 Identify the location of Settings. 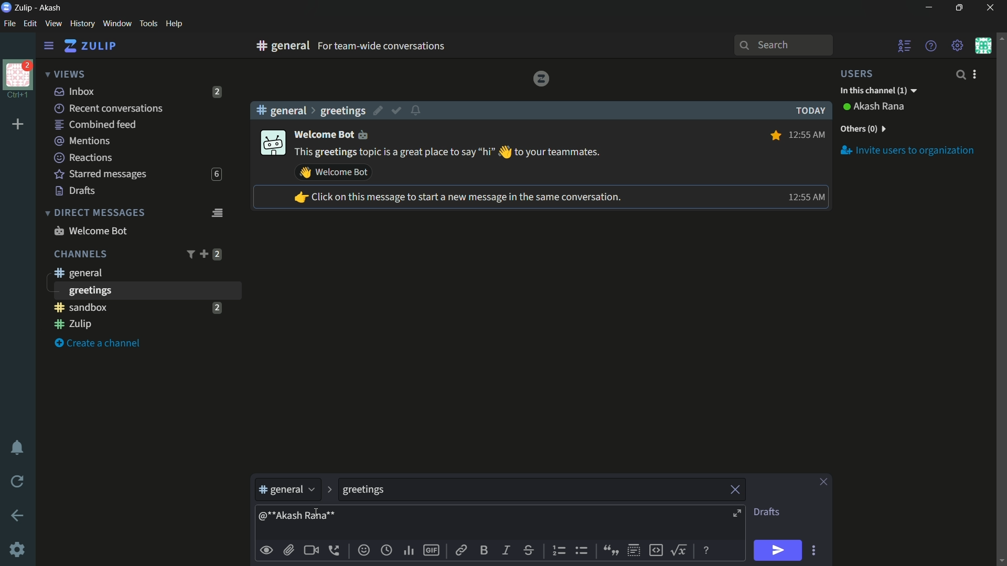
(17, 550).